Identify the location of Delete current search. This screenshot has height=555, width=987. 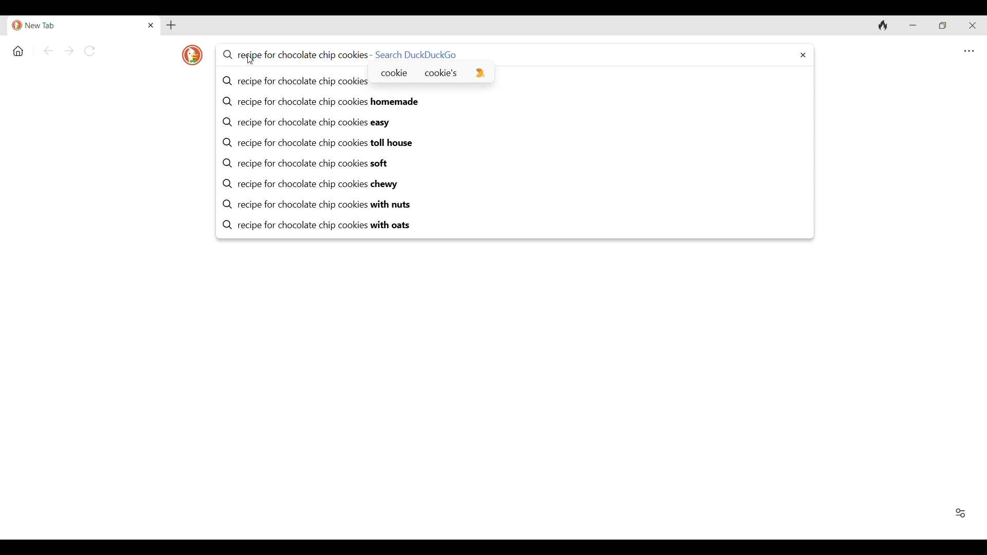
(803, 55).